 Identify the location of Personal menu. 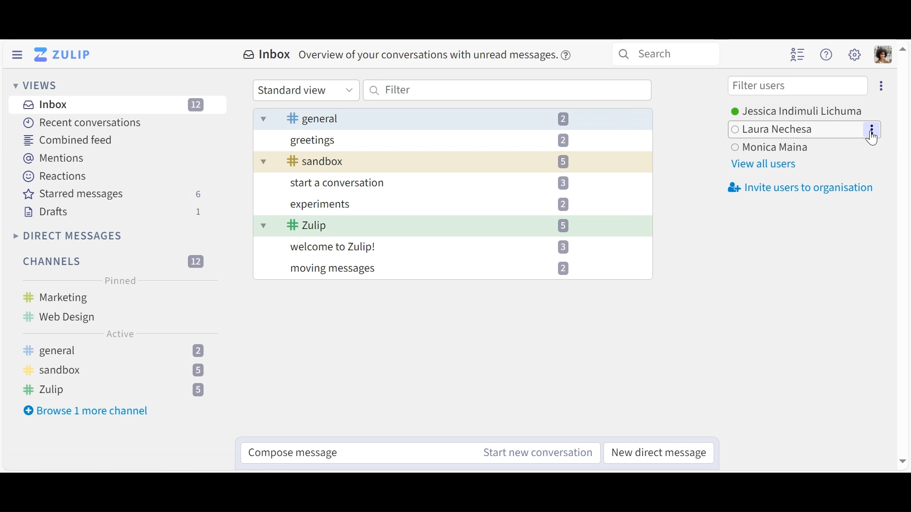
(883, 54).